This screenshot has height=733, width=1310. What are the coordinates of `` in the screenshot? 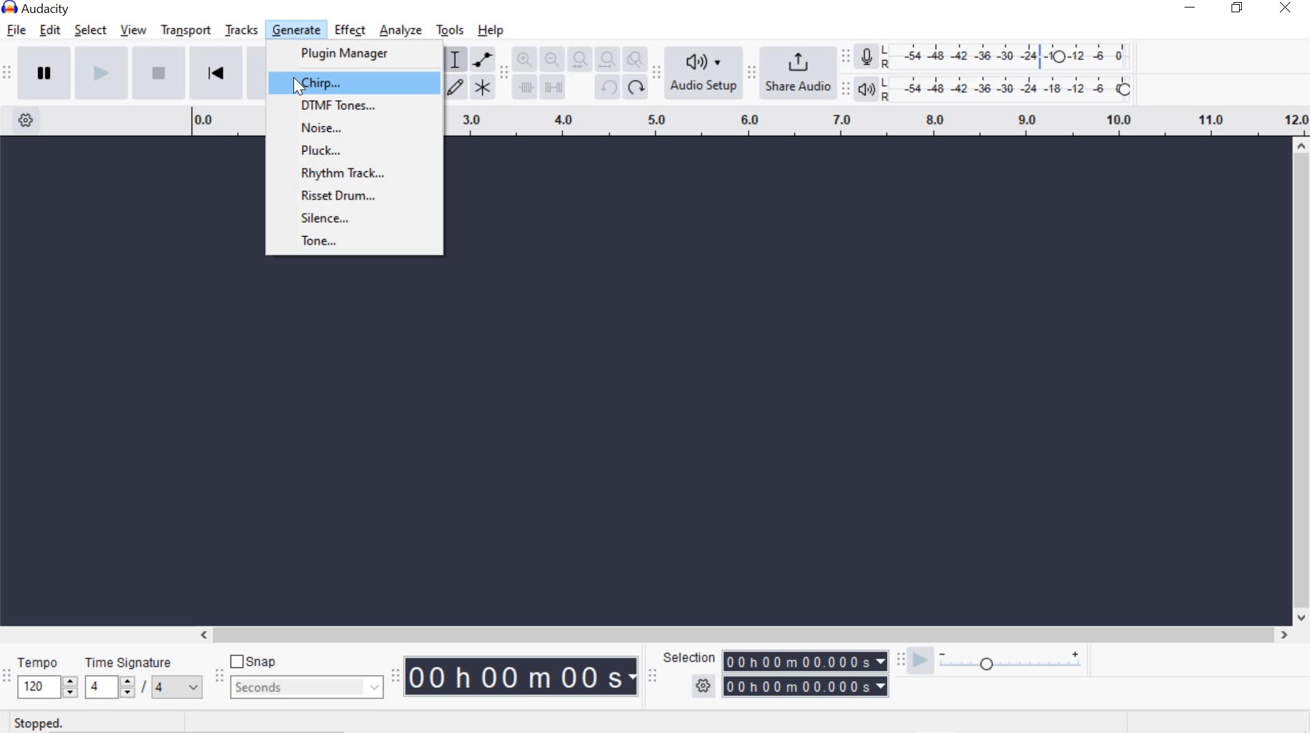 It's located at (688, 658).